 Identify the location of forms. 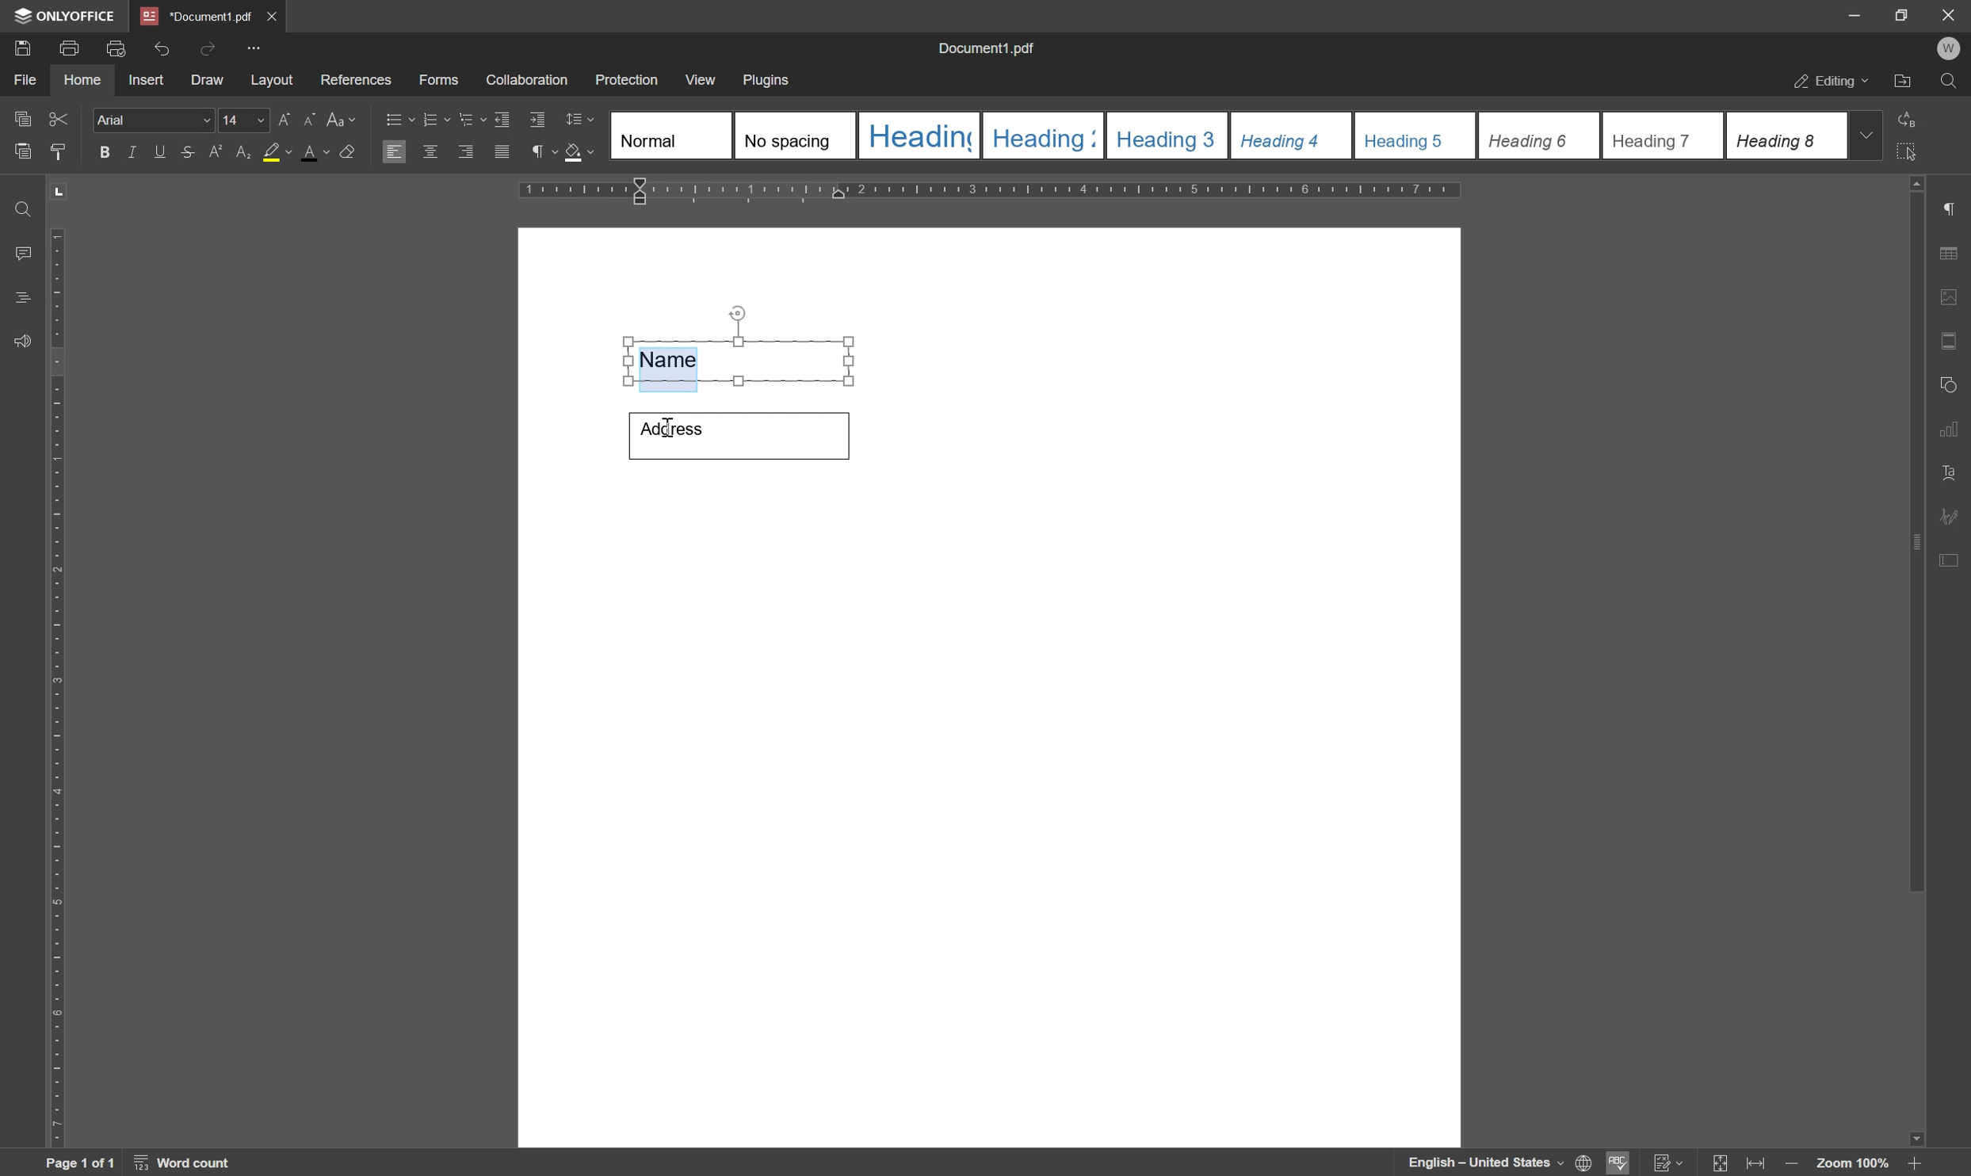
(440, 81).